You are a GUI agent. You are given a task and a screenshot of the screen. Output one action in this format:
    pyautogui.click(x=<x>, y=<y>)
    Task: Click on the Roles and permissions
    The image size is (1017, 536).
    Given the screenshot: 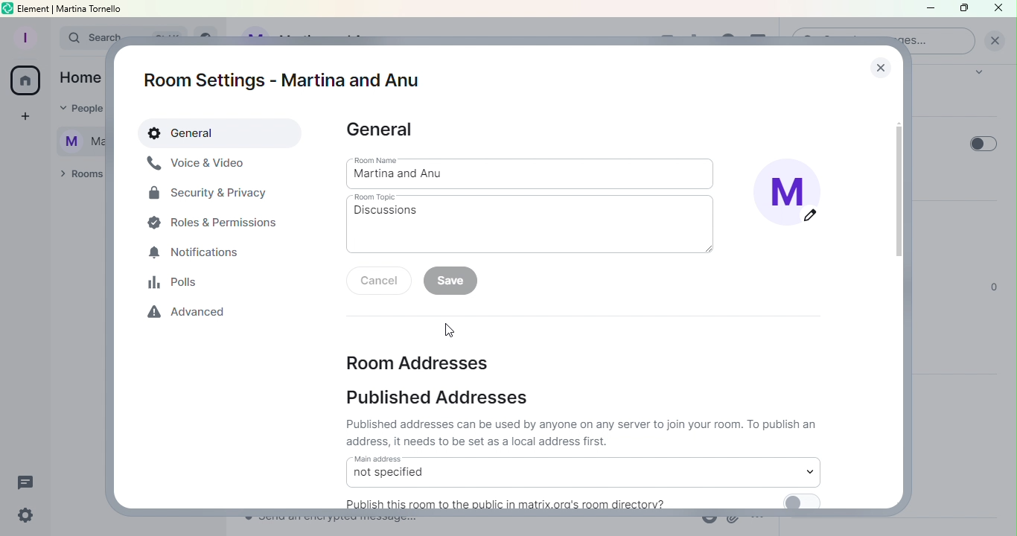 What is the action you would take?
    pyautogui.click(x=217, y=222)
    